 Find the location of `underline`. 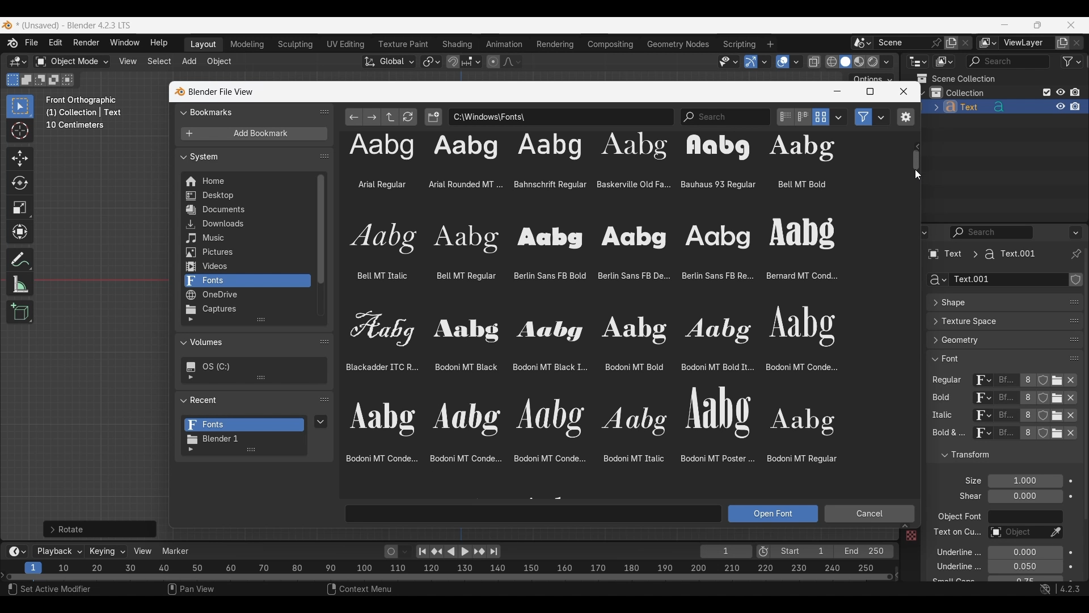

underline is located at coordinates (949, 568).